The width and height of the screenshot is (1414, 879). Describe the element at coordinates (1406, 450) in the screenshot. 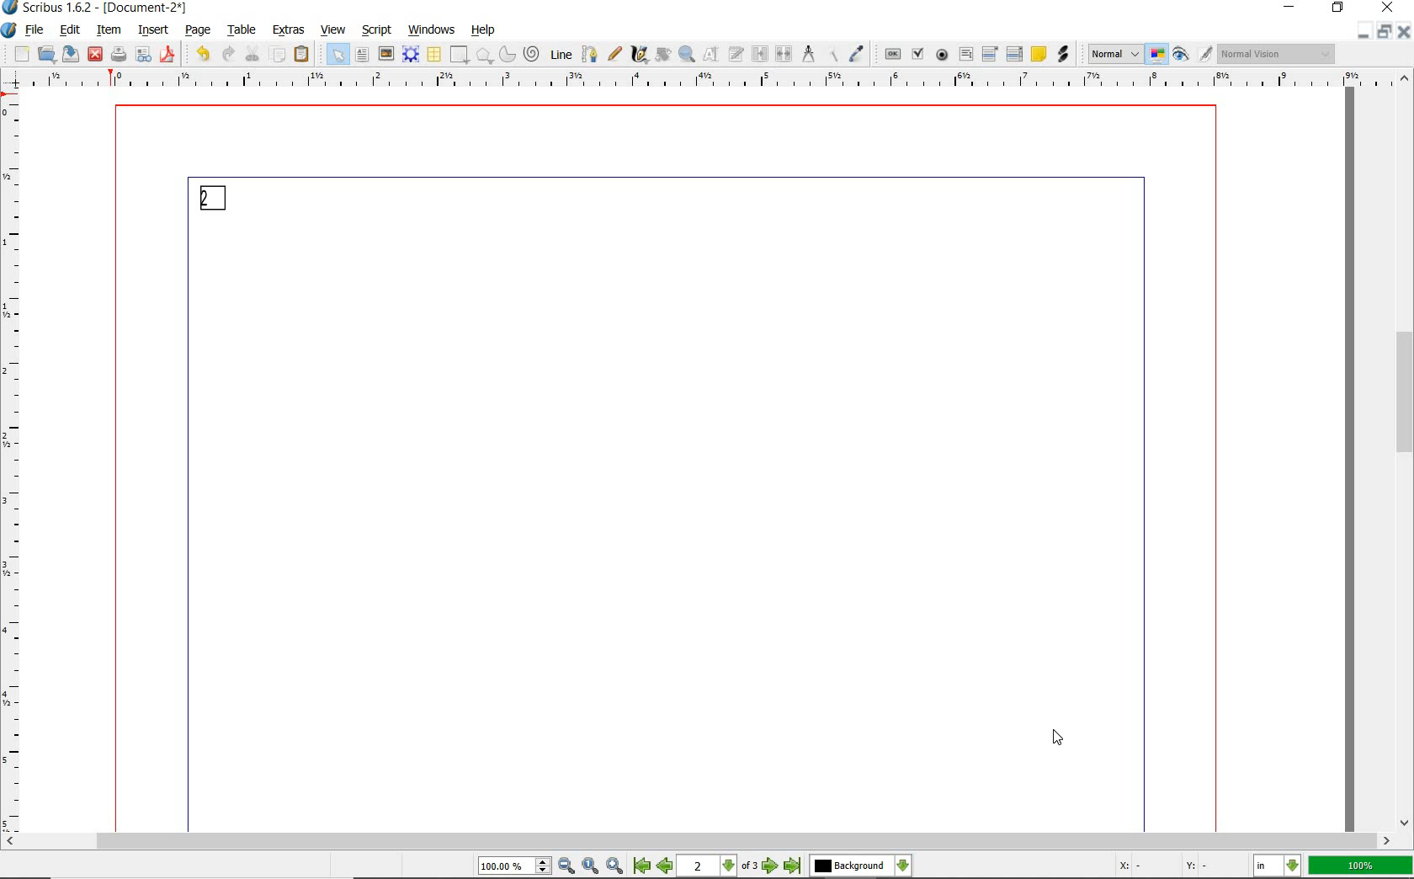

I see `scrollbar` at that location.